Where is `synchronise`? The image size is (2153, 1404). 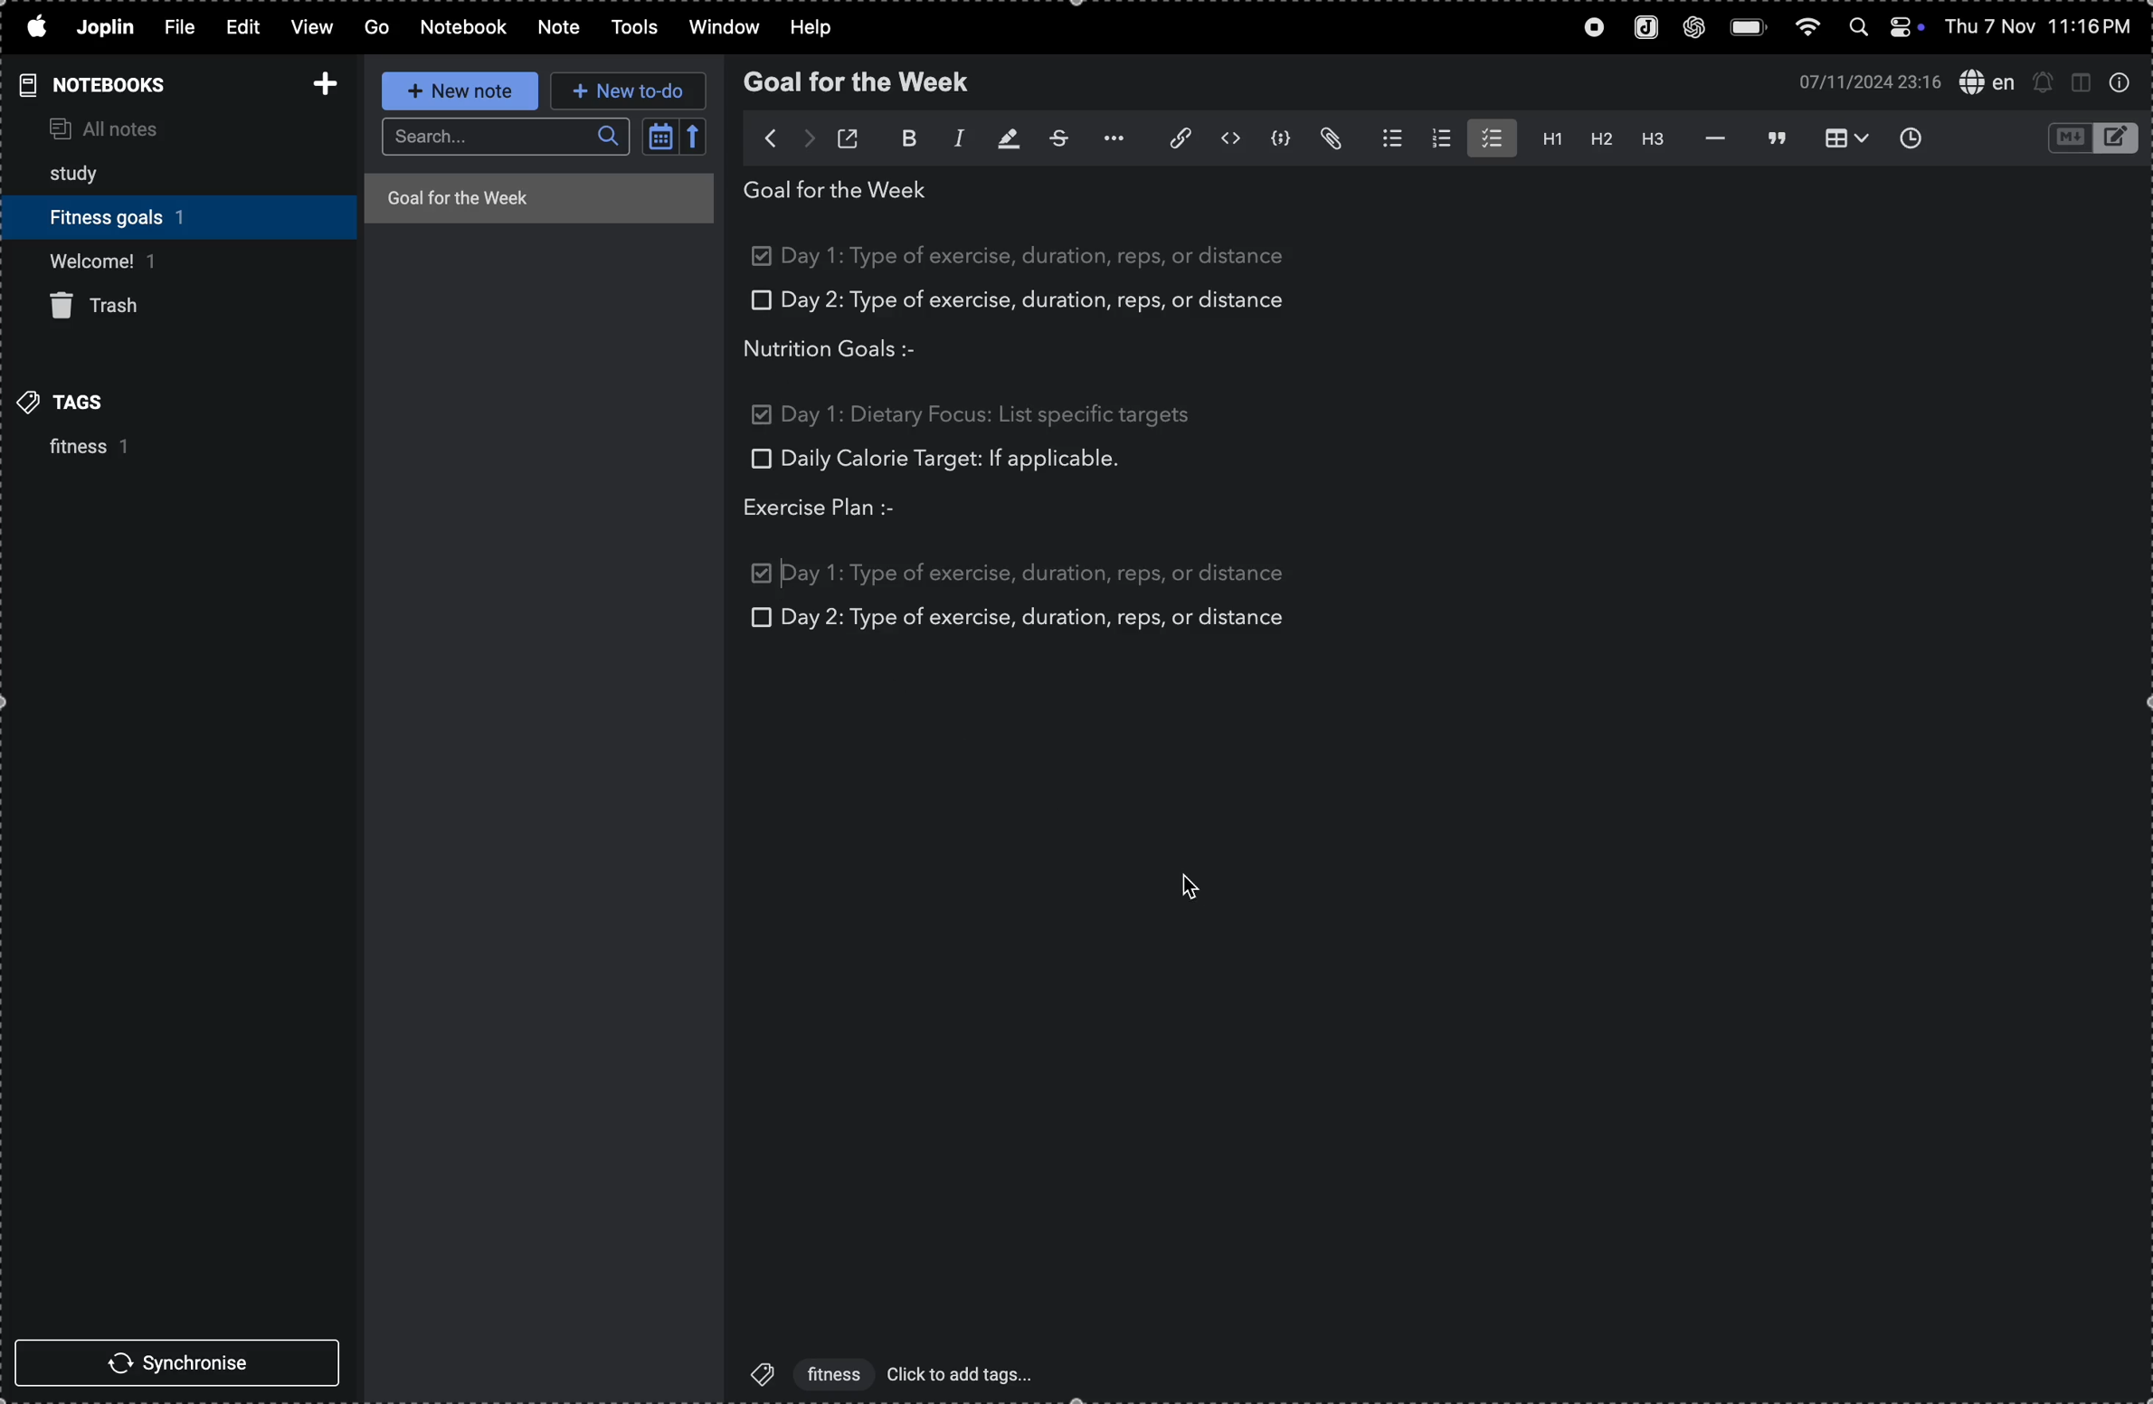
synchronise is located at coordinates (174, 1361).